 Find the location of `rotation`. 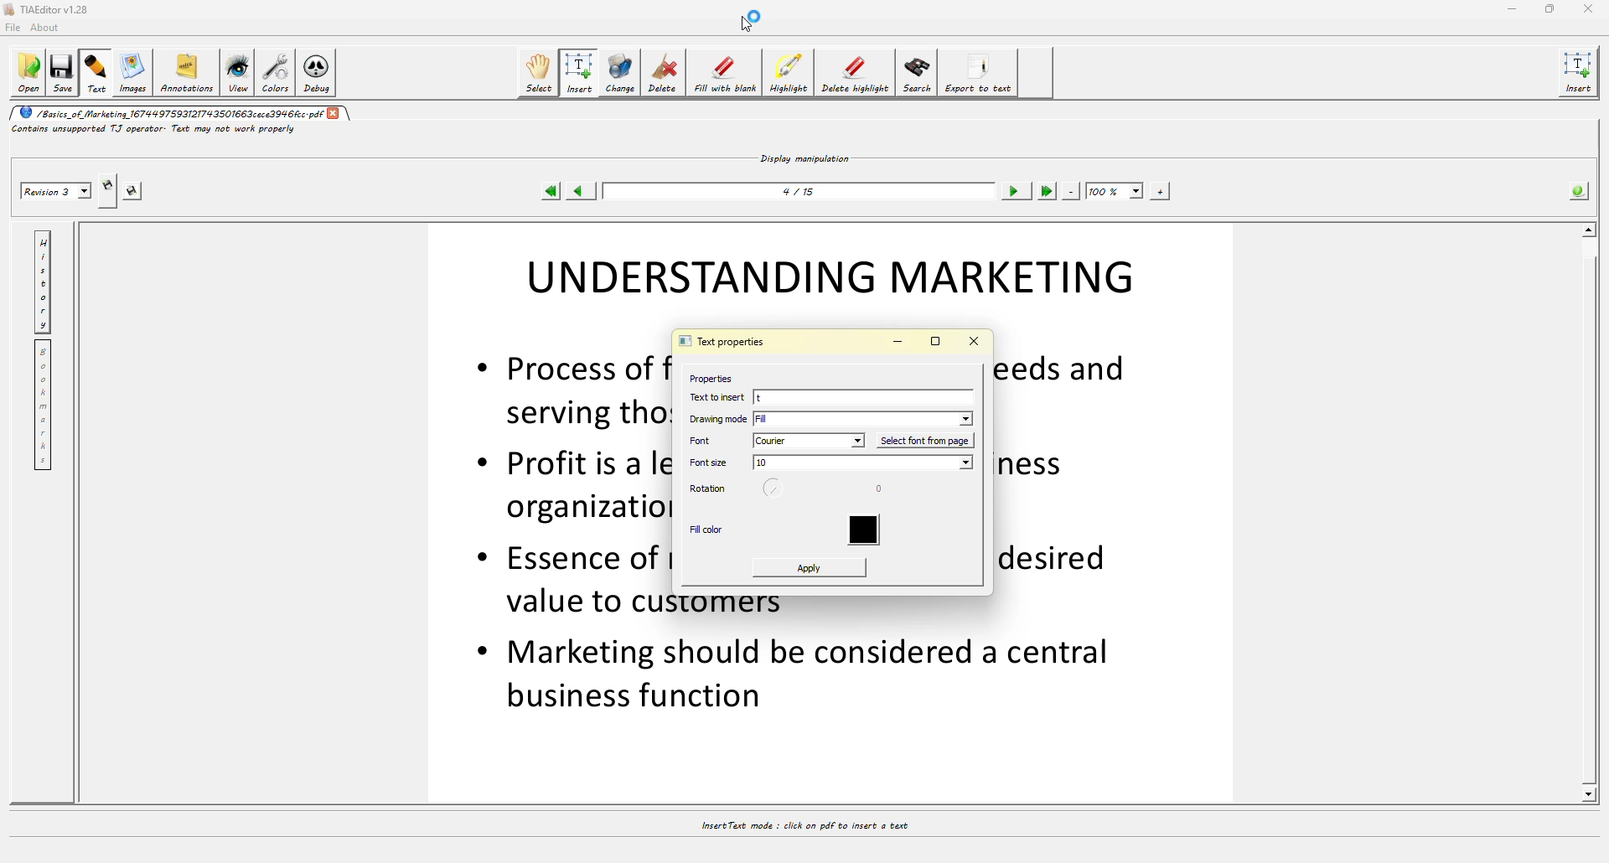

rotation is located at coordinates (708, 489).